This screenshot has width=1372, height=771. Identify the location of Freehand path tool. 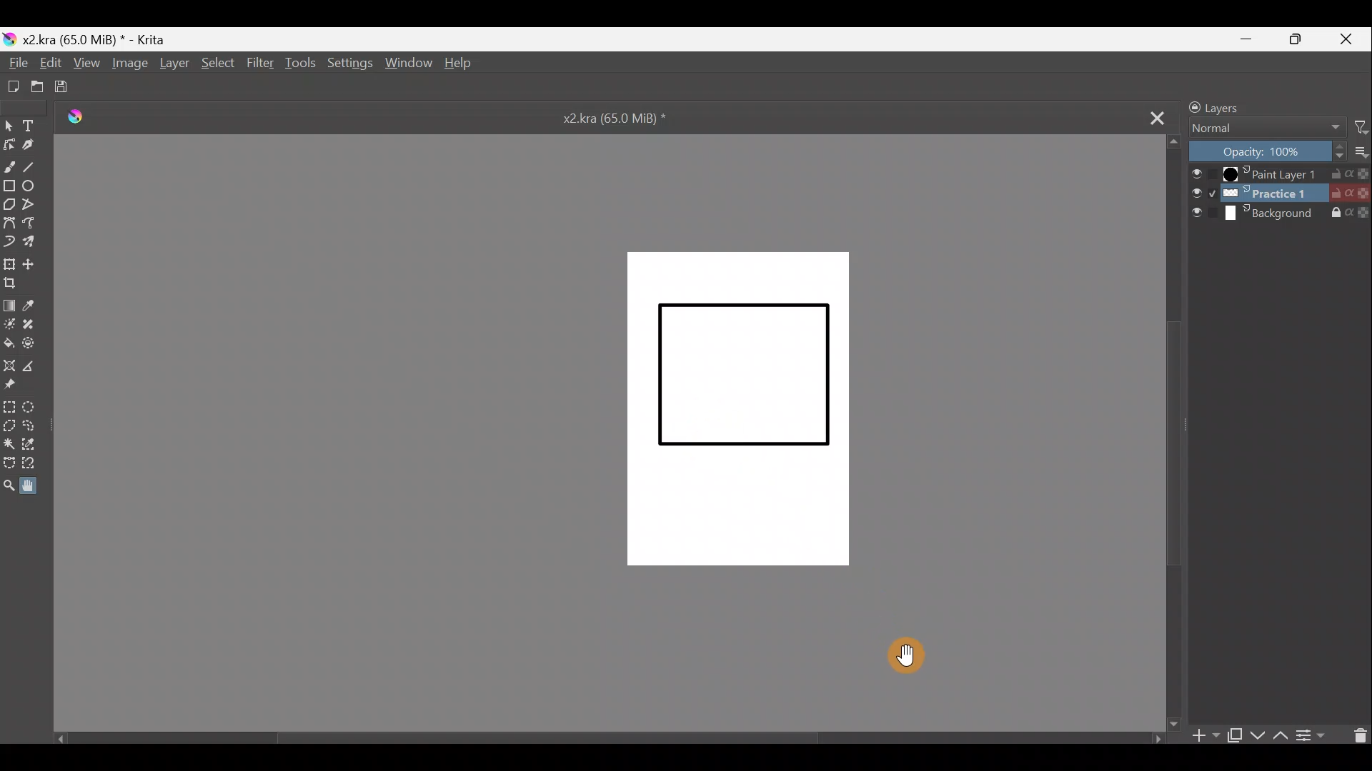
(33, 224).